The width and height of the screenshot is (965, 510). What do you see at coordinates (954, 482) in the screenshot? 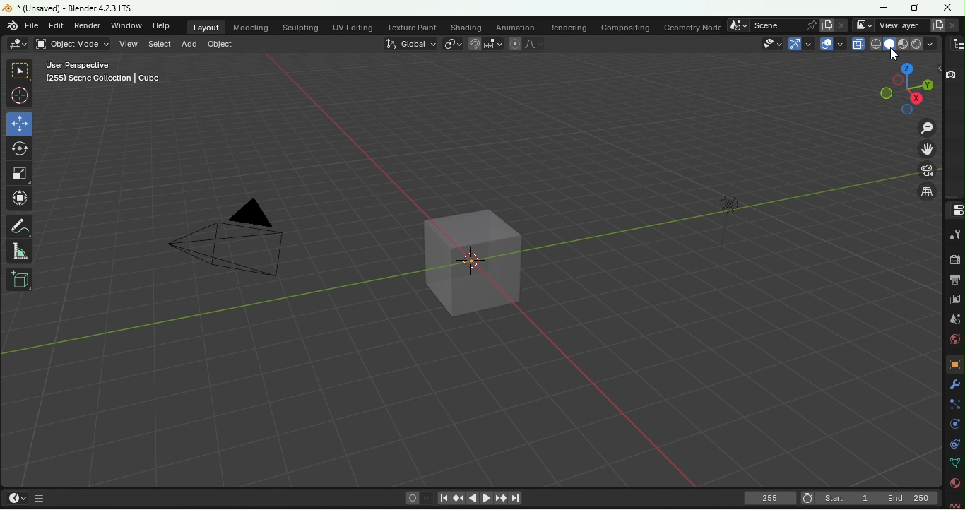
I see `Material` at bounding box center [954, 482].